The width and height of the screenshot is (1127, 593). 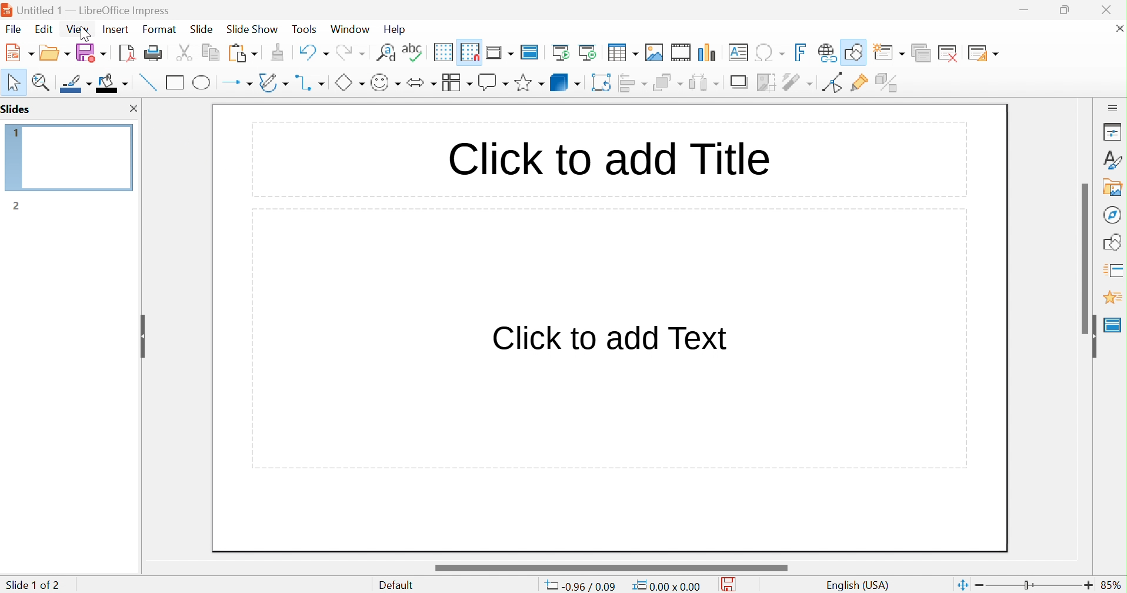 What do you see at coordinates (470, 51) in the screenshot?
I see `snap to grid` at bounding box center [470, 51].